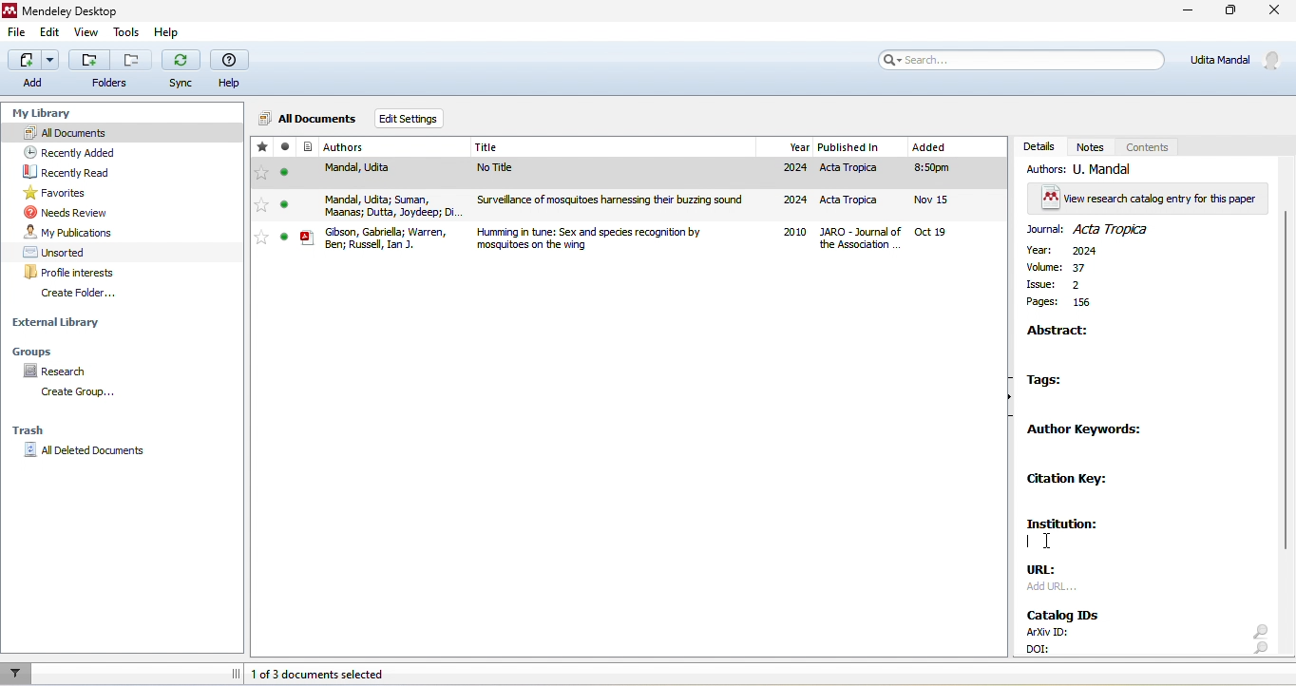 This screenshot has width=1296, height=686. What do you see at coordinates (64, 372) in the screenshot?
I see `research` at bounding box center [64, 372].